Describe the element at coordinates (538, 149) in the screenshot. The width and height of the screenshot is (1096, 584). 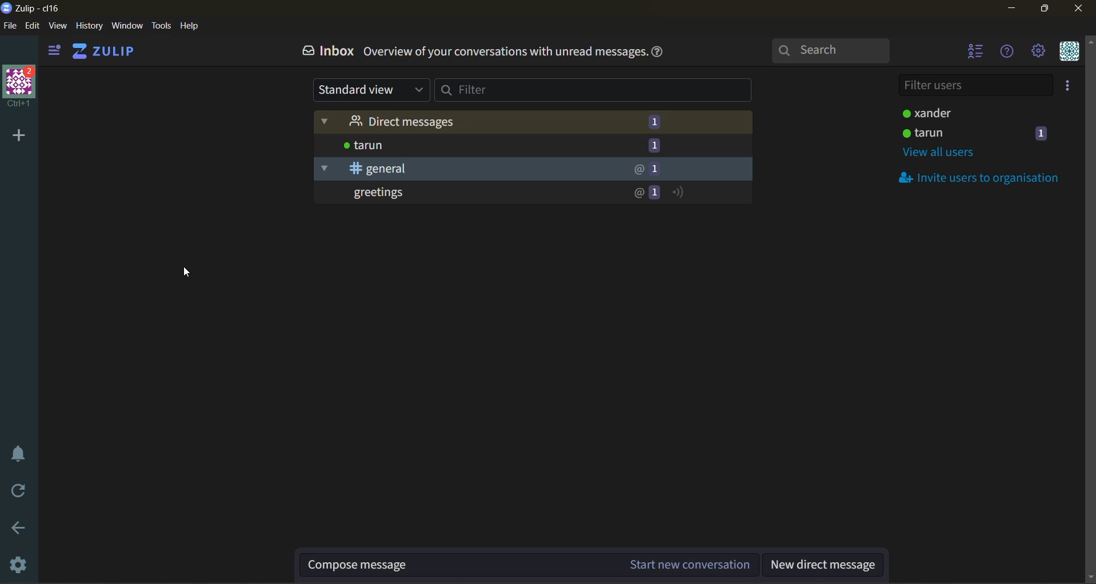
I see `tarun` at that location.